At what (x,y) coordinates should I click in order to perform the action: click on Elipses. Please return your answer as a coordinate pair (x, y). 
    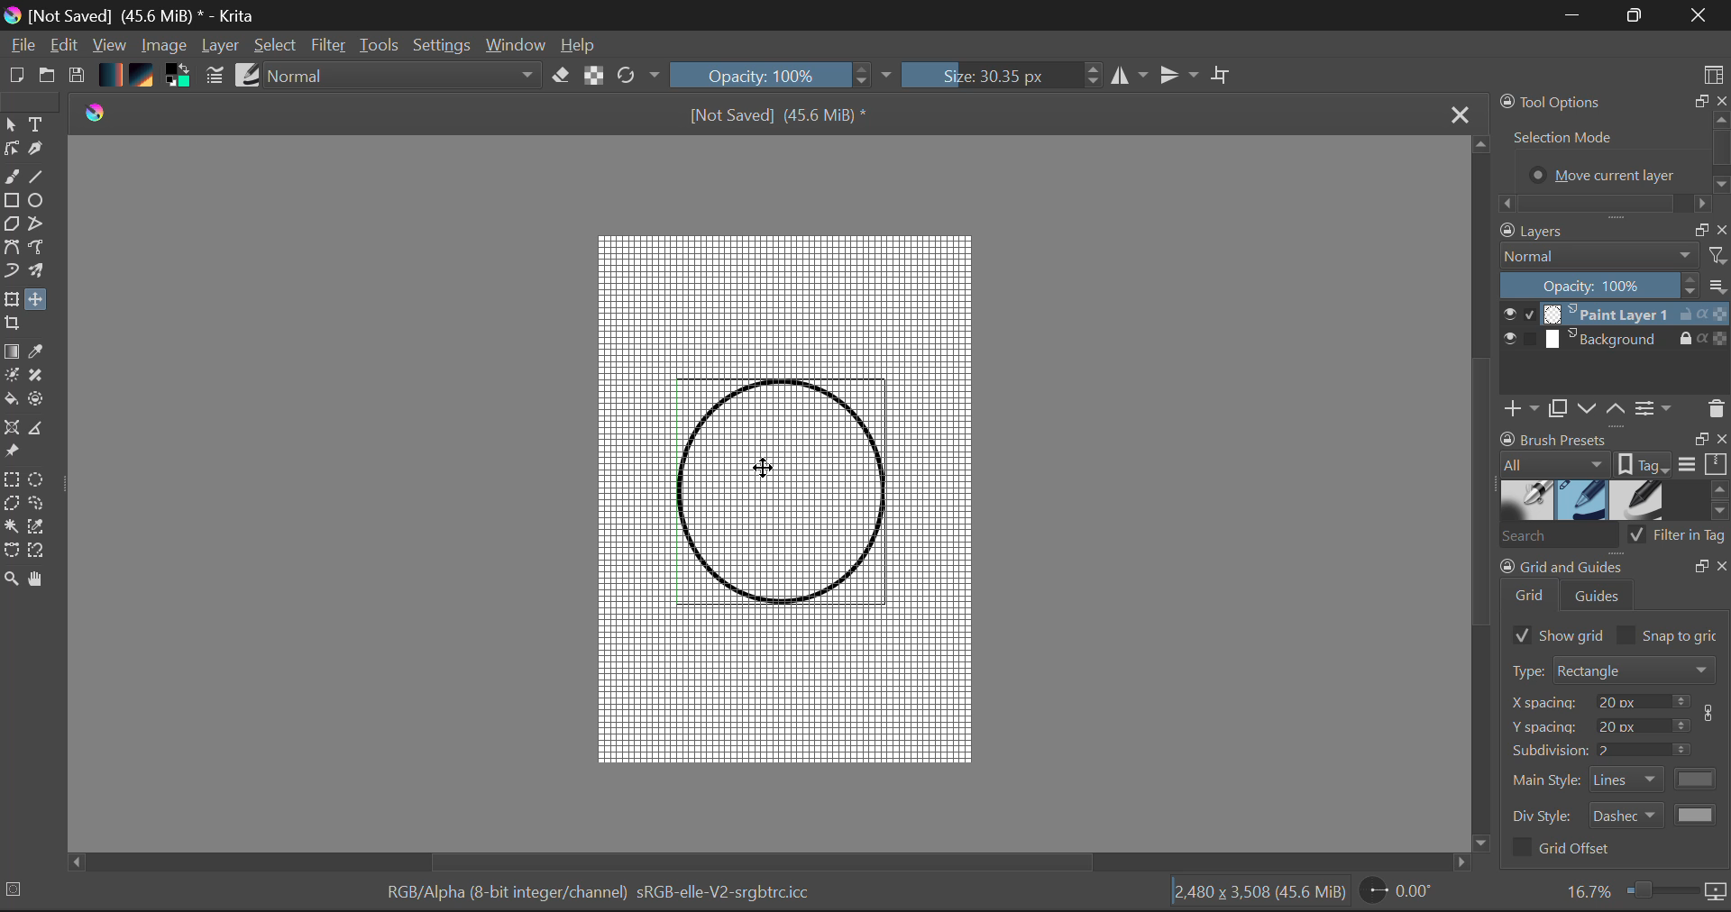
    Looking at the image, I should click on (40, 200).